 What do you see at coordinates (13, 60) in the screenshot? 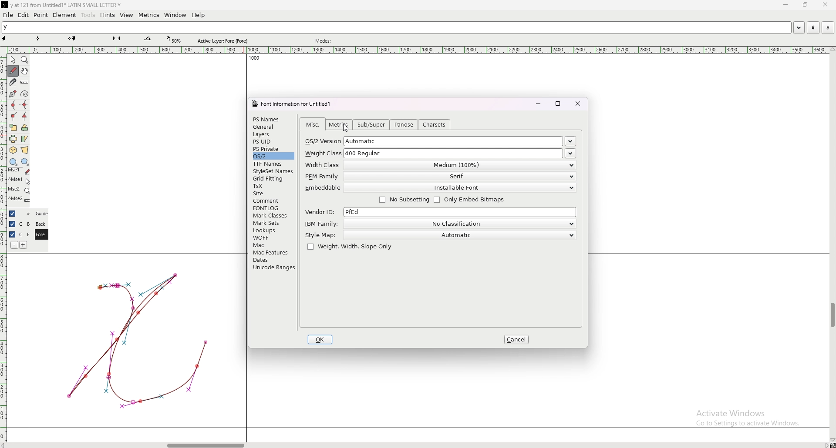
I see `pointer` at bounding box center [13, 60].